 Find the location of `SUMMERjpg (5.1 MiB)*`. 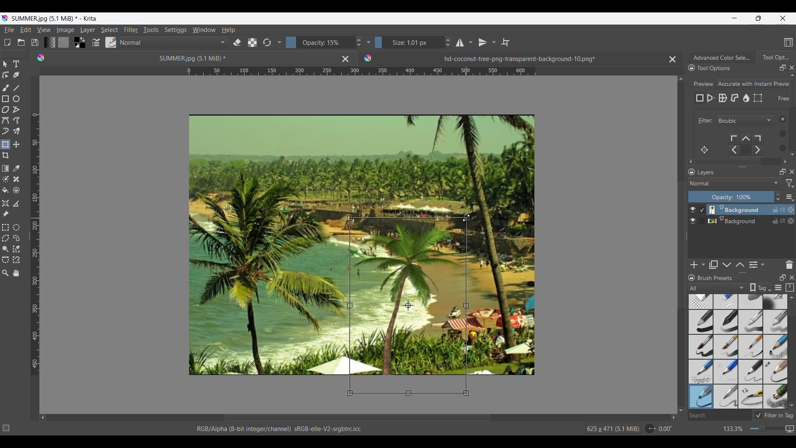

SUMMERjpg (5.1 MiB)* is located at coordinates (180, 58).